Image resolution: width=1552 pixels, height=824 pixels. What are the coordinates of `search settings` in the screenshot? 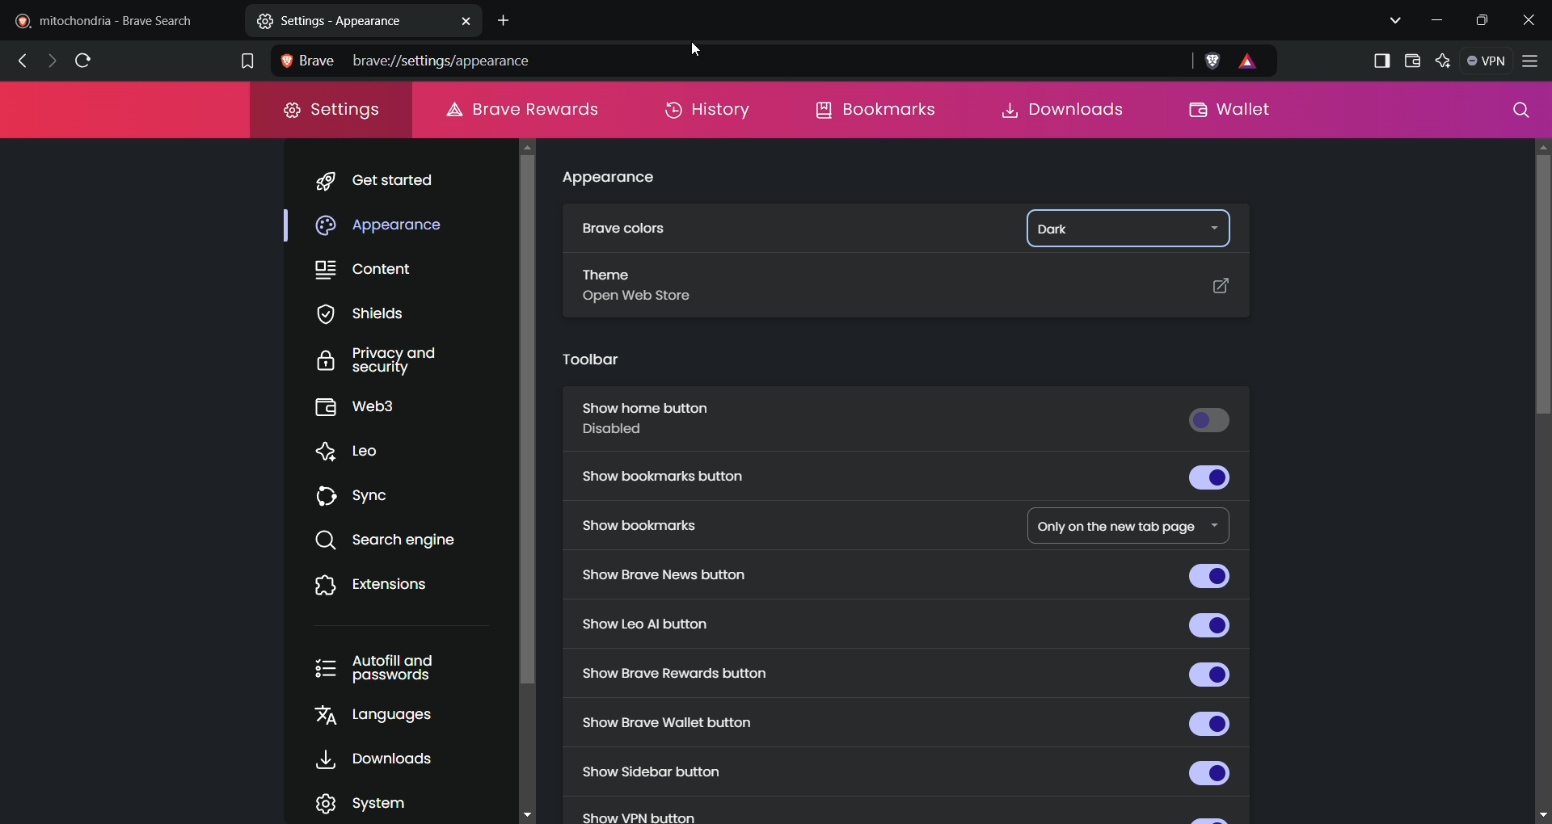 It's located at (1516, 111).